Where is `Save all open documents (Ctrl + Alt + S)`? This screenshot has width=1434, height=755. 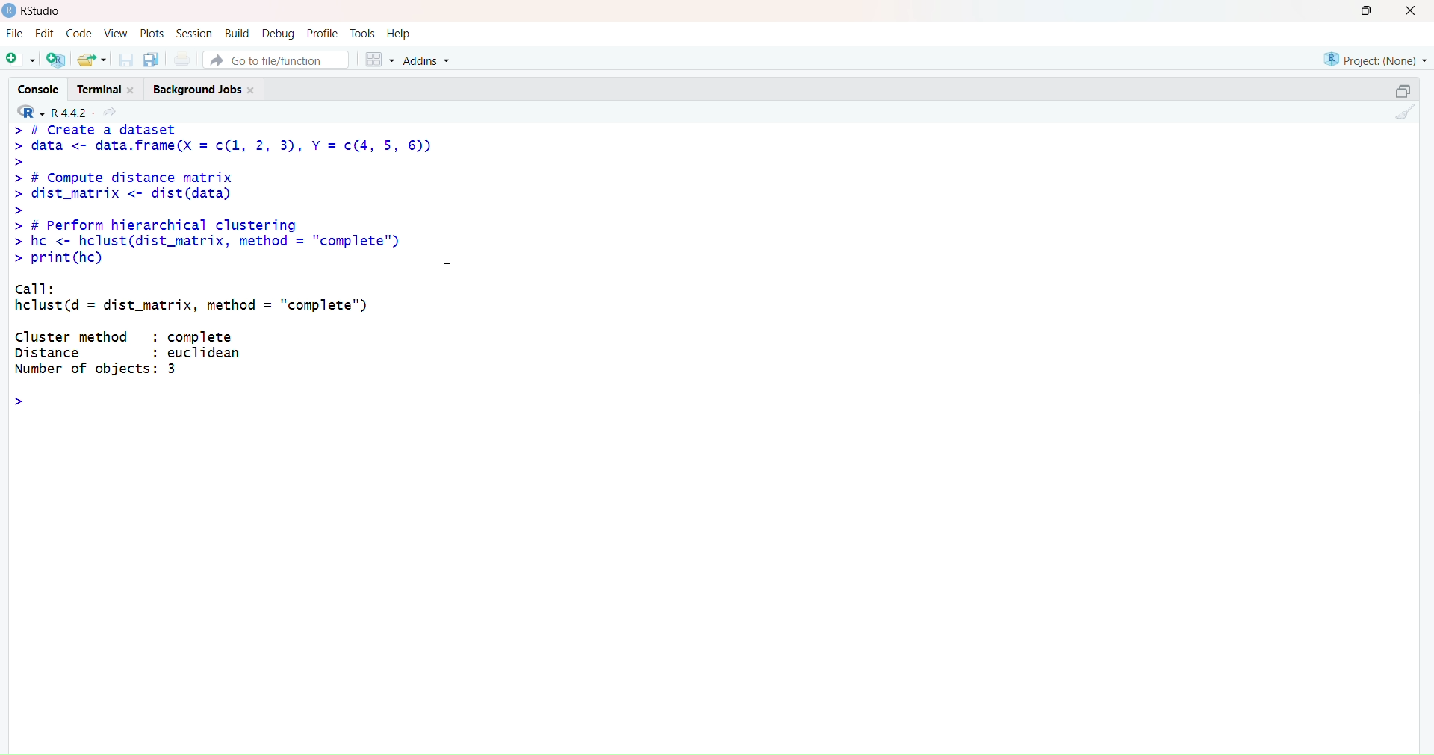 Save all open documents (Ctrl + Alt + S) is located at coordinates (153, 57).